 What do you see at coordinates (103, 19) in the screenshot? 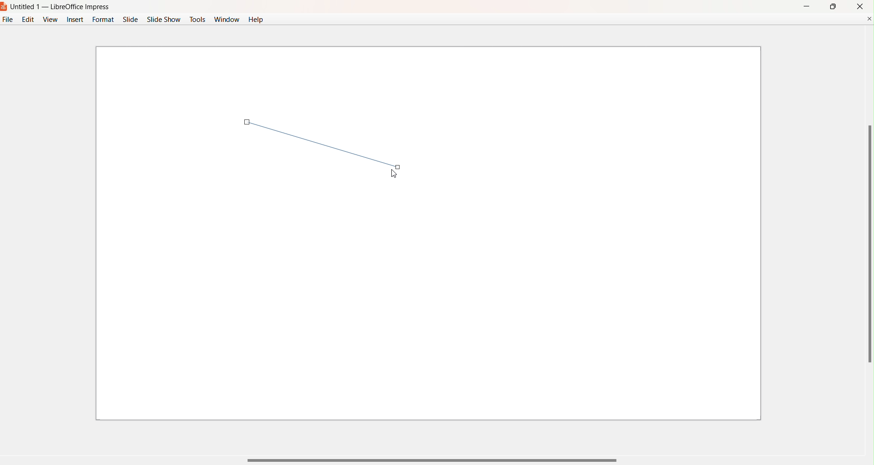
I see `Format` at bounding box center [103, 19].